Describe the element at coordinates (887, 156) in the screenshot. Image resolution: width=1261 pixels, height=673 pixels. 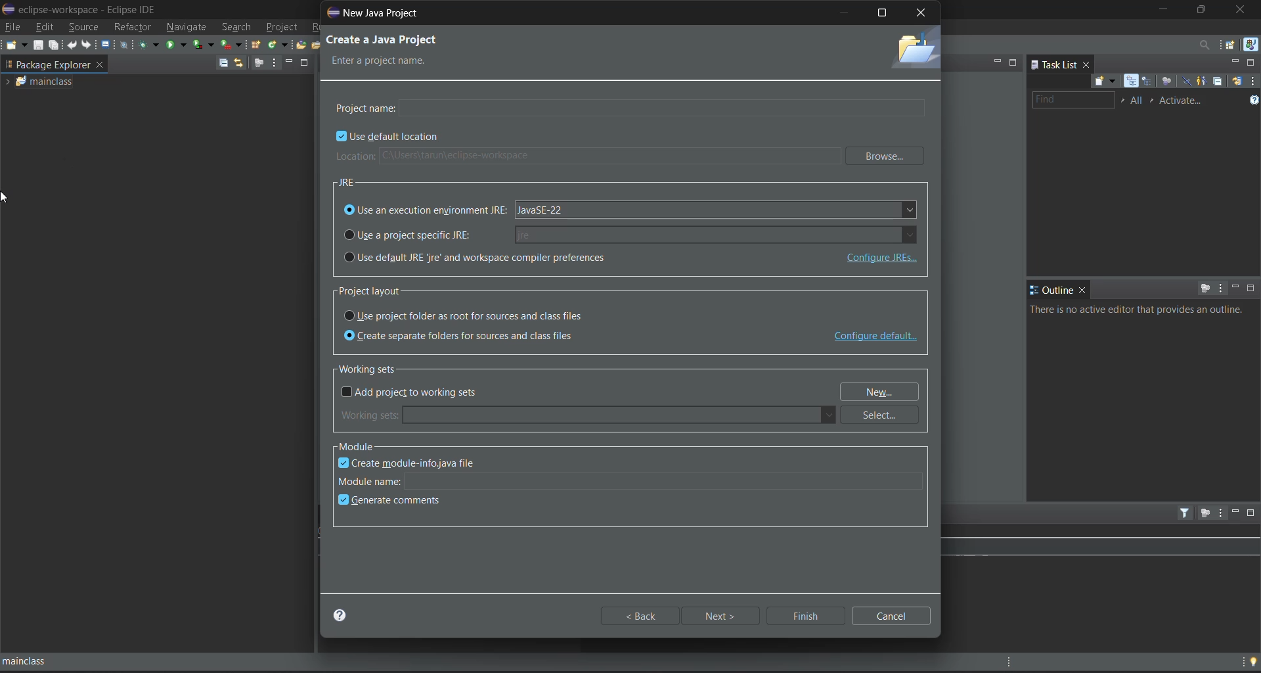
I see `browse` at that location.